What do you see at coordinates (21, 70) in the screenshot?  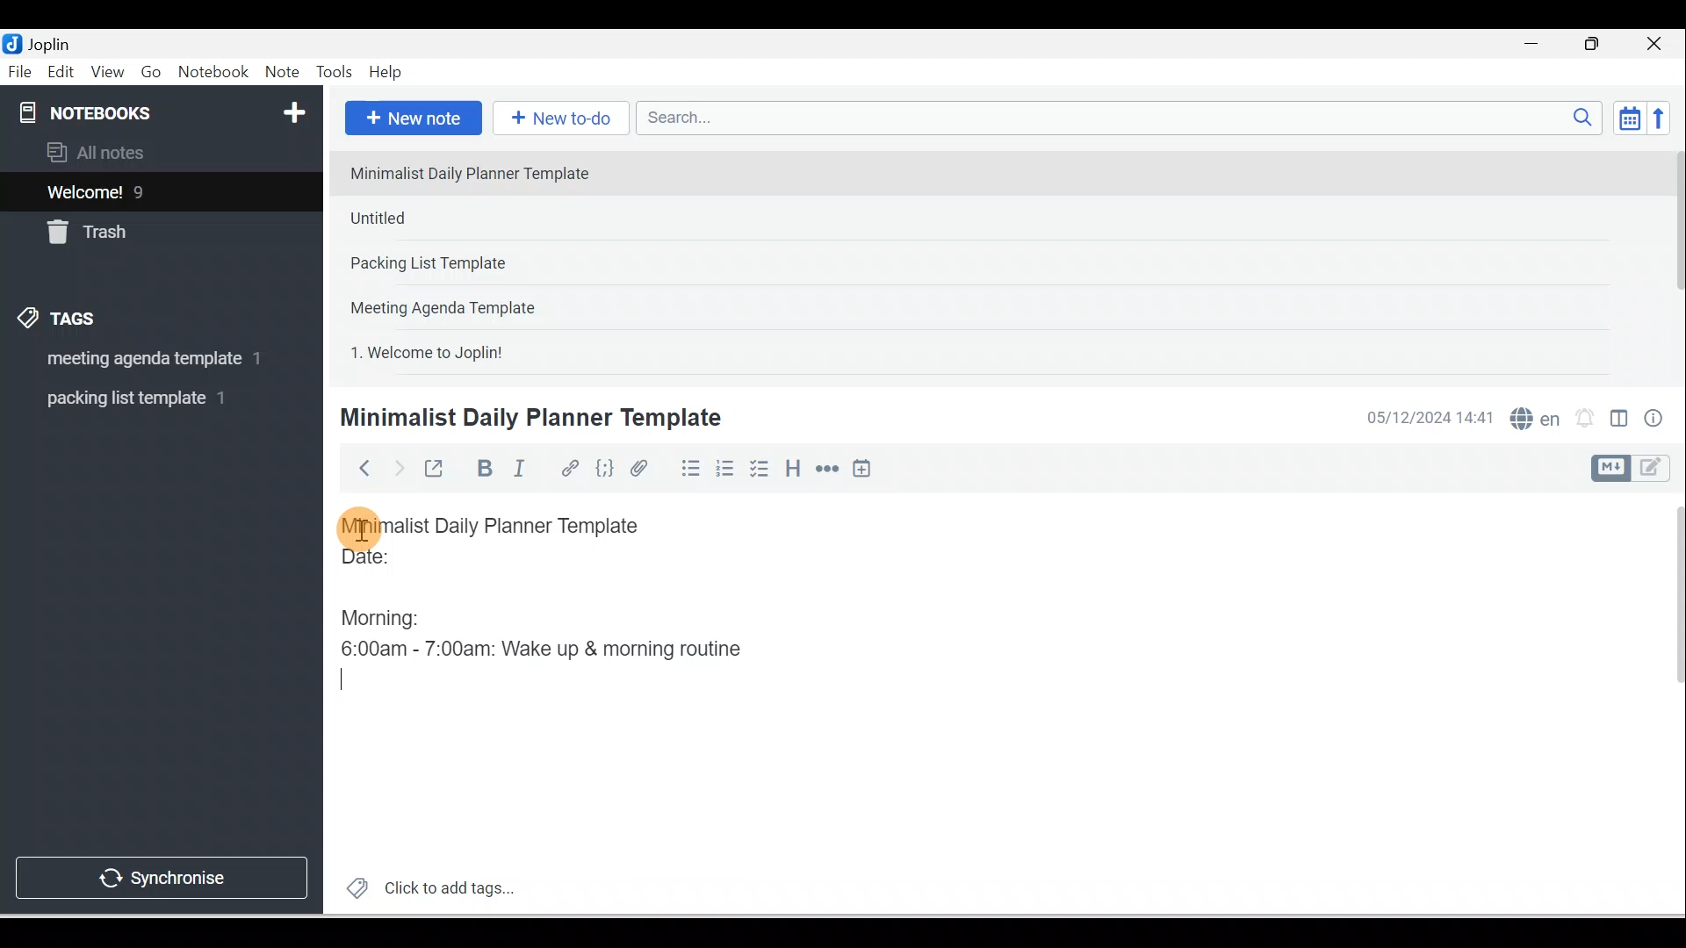 I see `File` at bounding box center [21, 70].